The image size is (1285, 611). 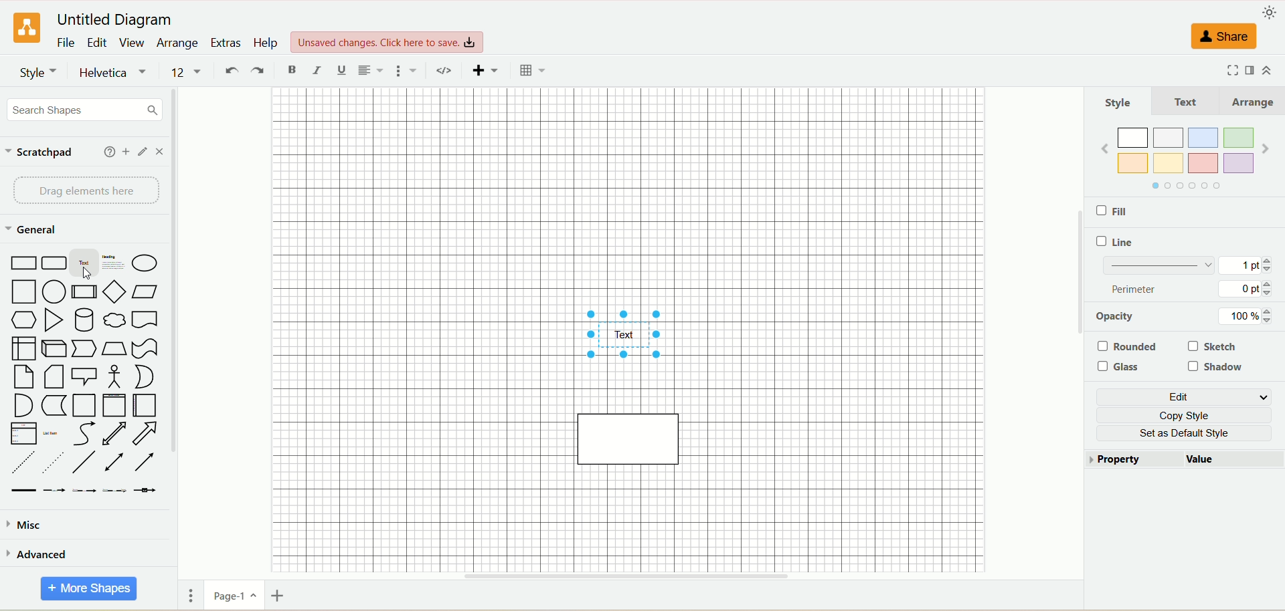 I want to click on colors, so click(x=1182, y=161).